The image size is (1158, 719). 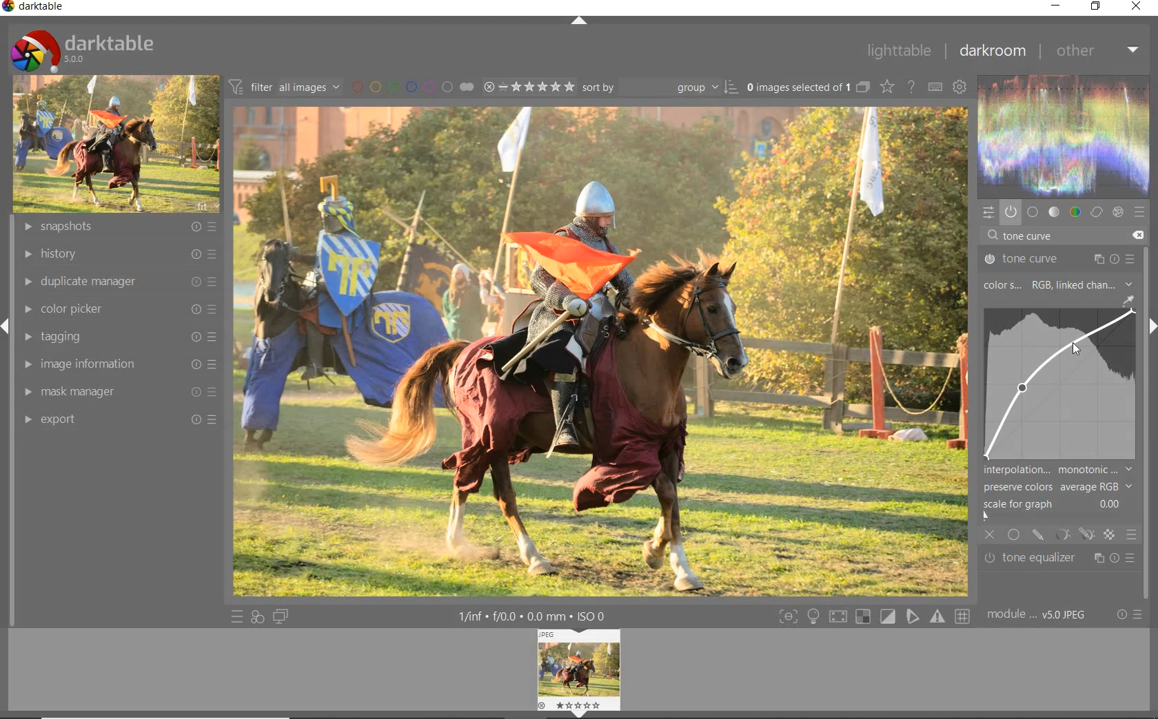 What do you see at coordinates (116, 337) in the screenshot?
I see `tagging` at bounding box center [116, 337].